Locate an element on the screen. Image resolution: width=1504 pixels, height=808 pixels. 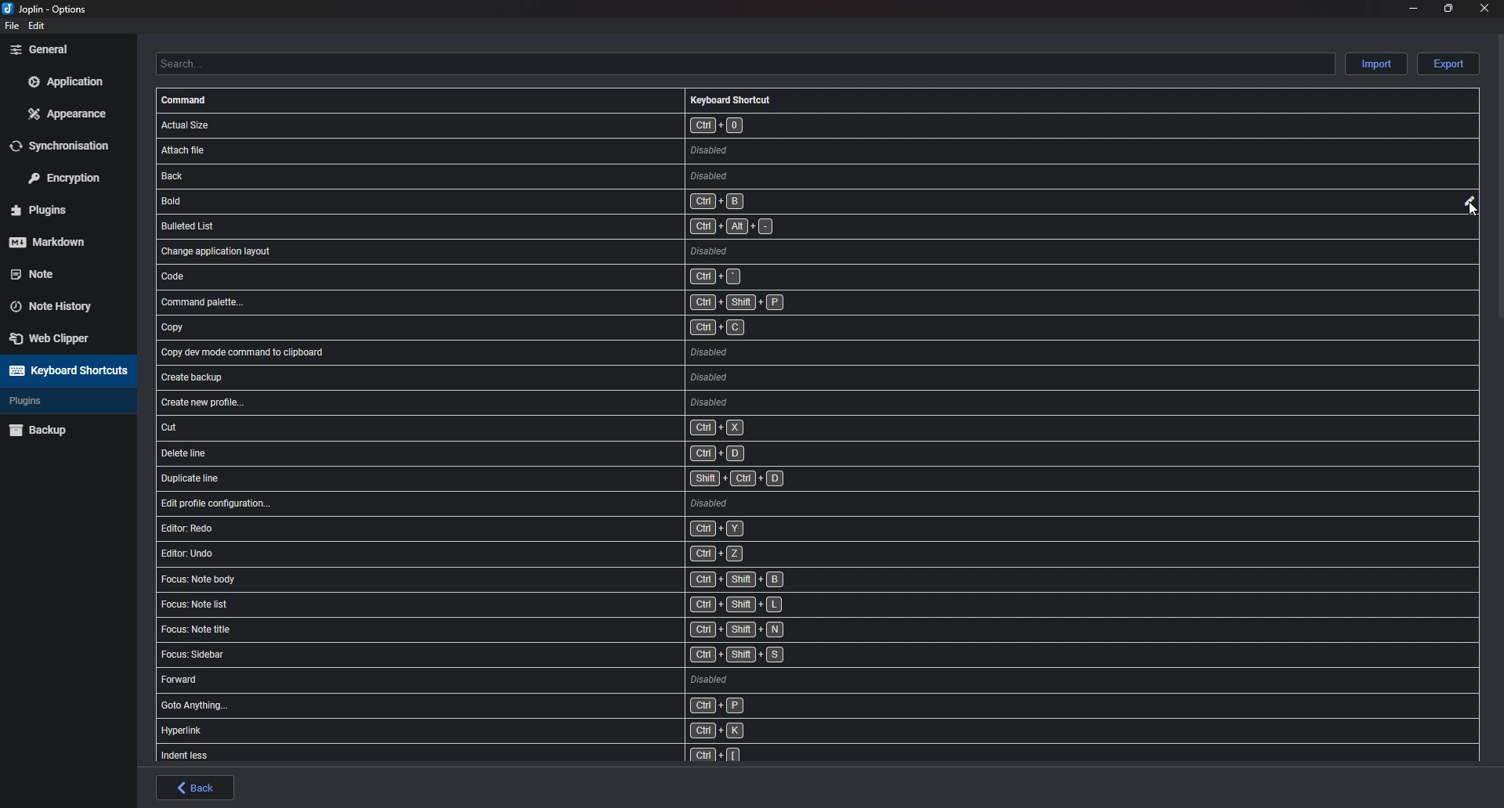
Command is located at coordinates (186, 100).